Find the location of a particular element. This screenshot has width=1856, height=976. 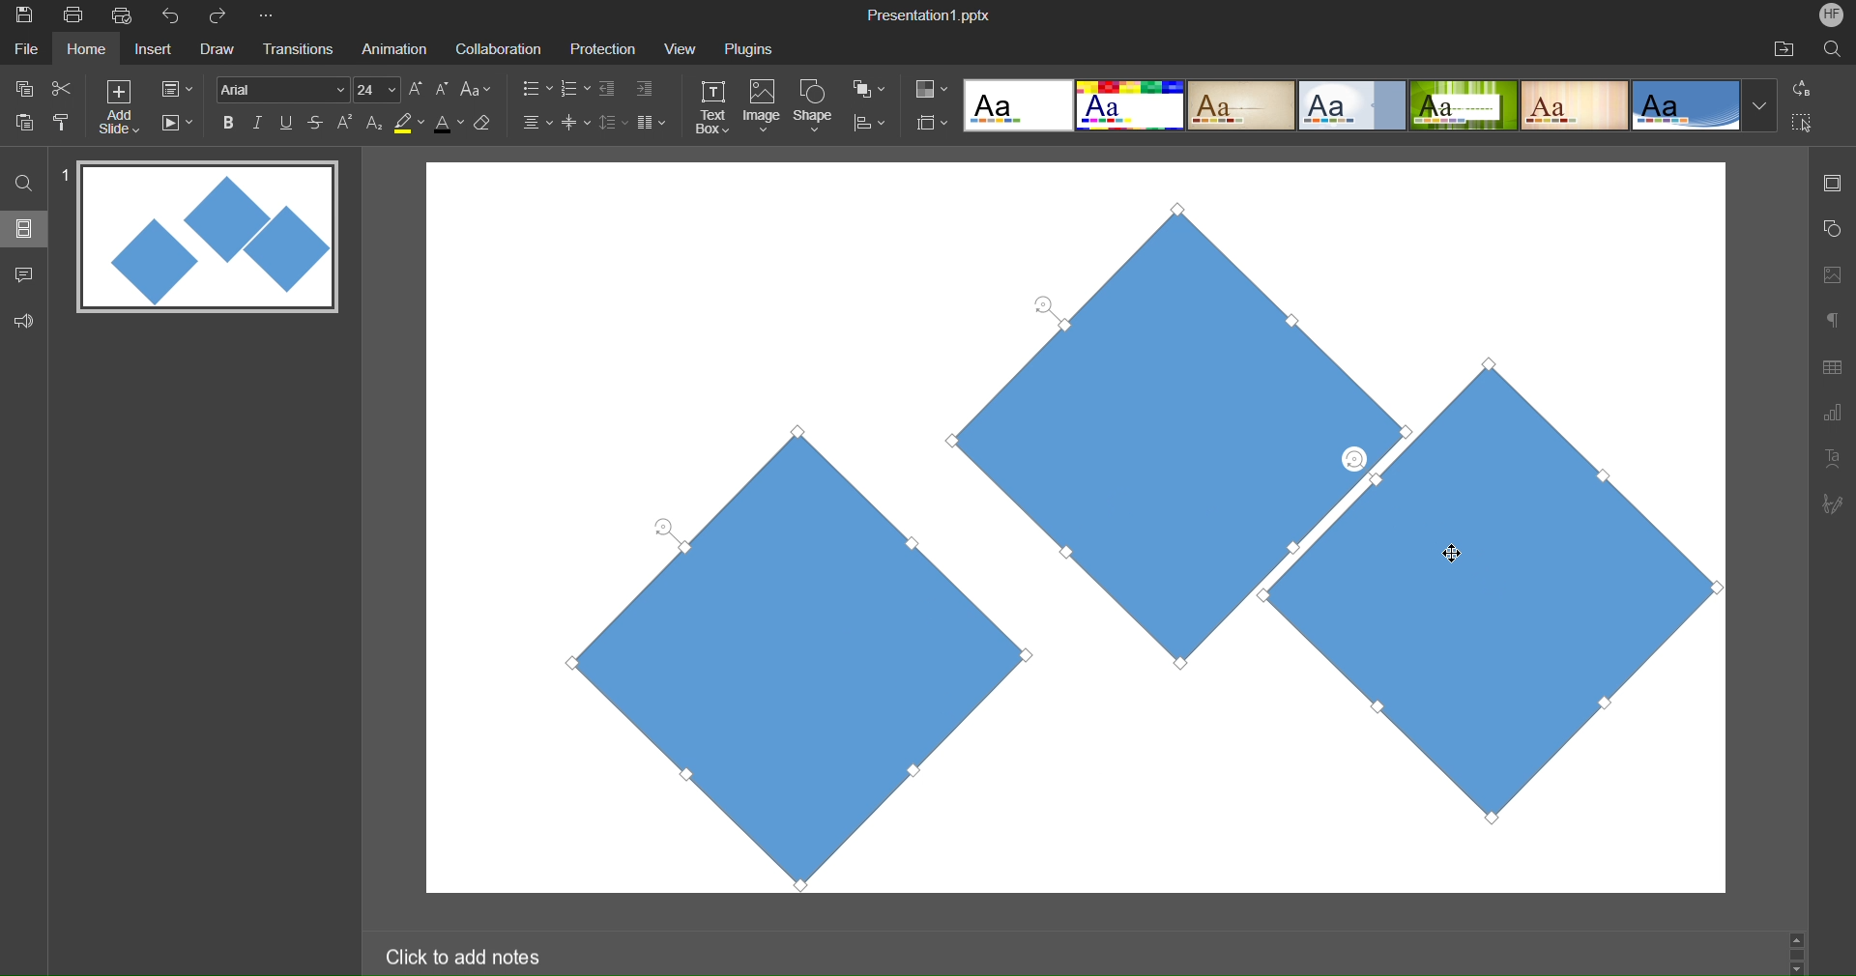

Protection is located at coordinates (594, 48).